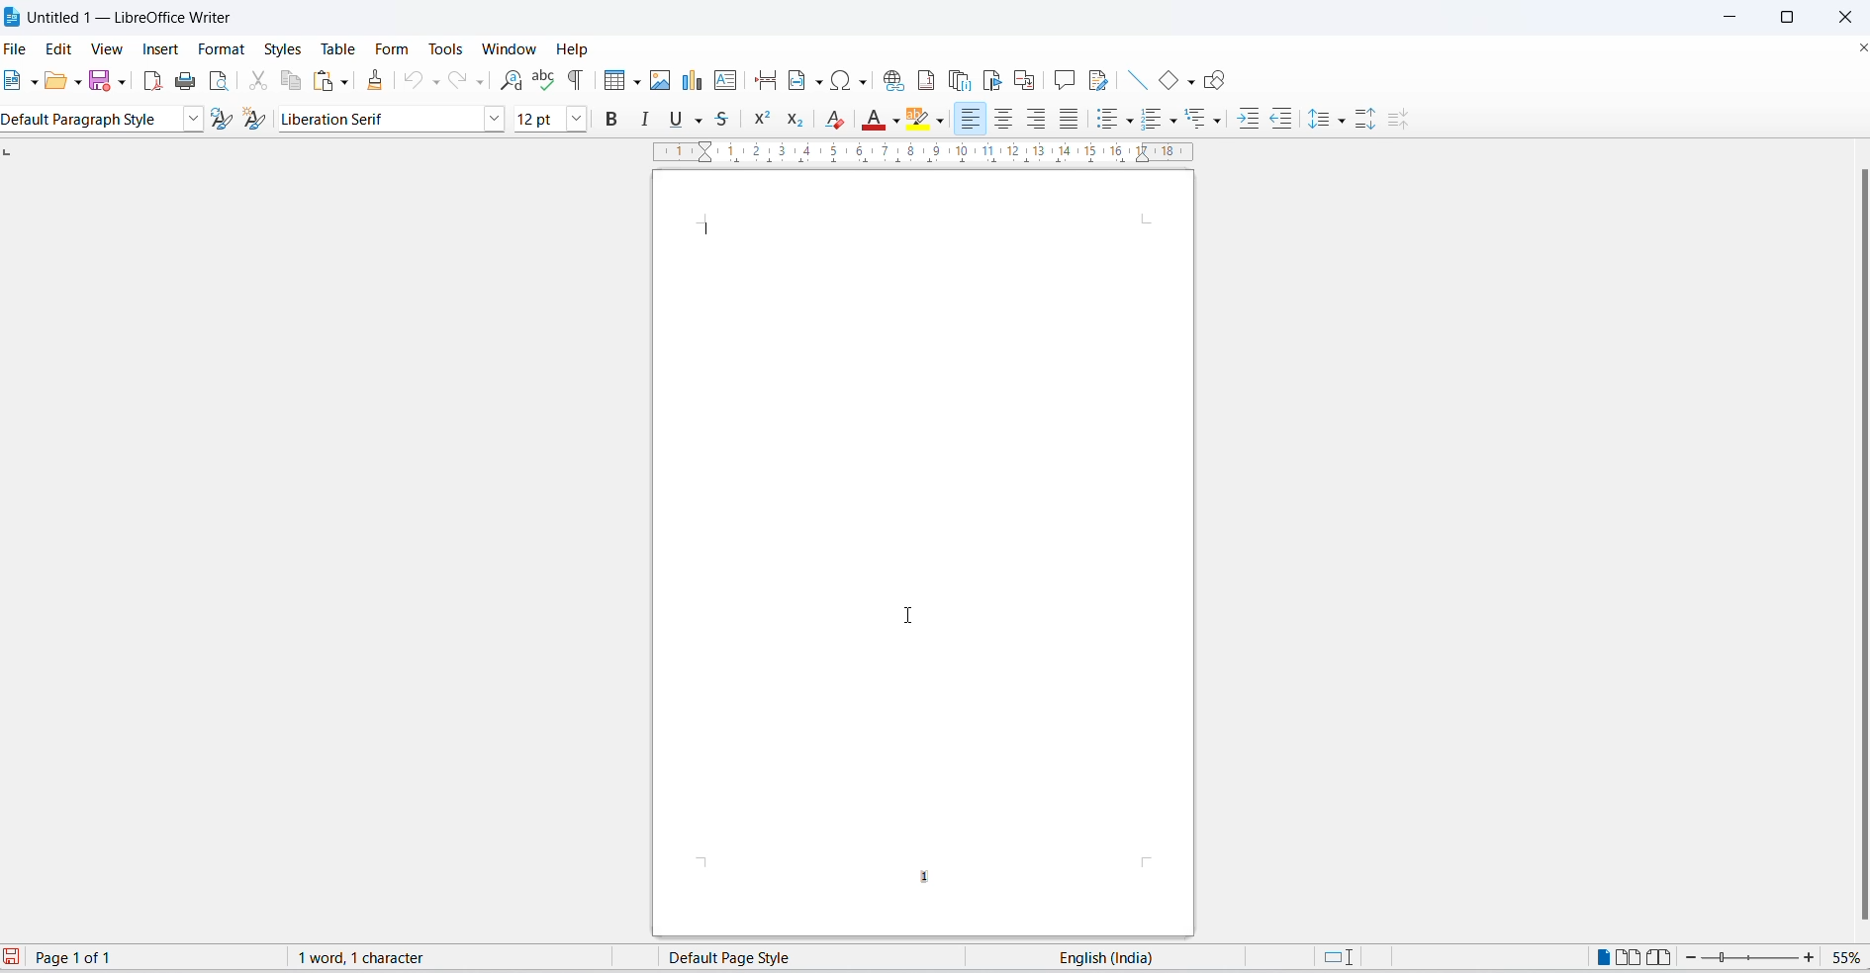 The height and width of the screenshot is (973, 1870). I want to click on basic shapes options, so click(1185, 82).